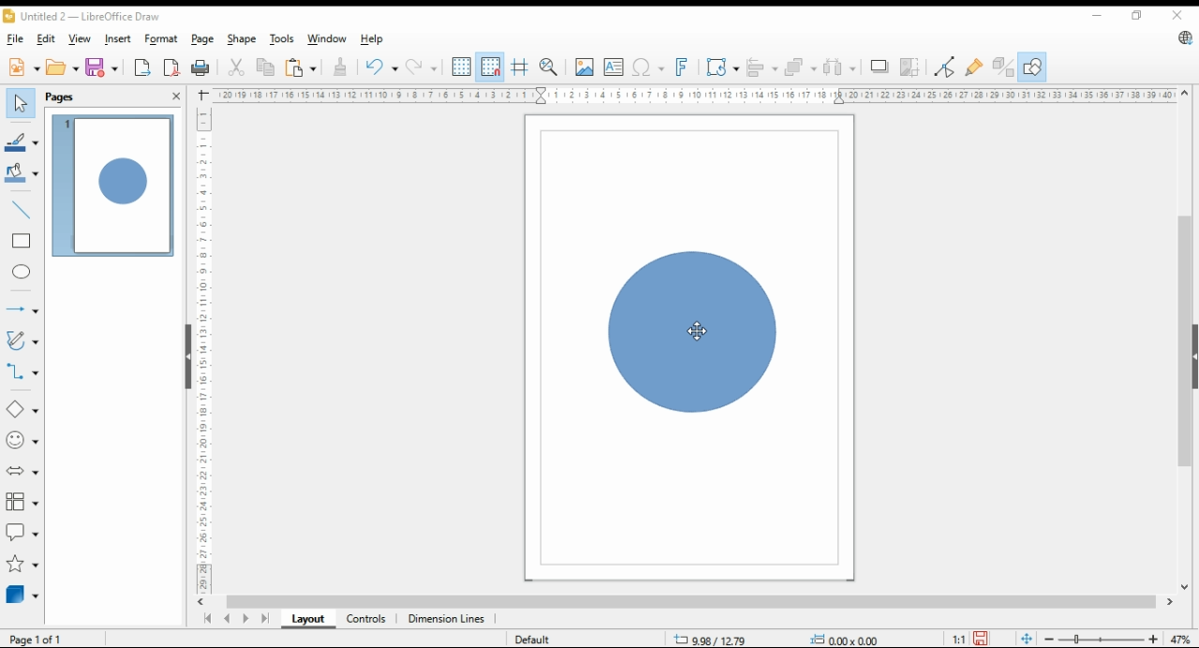 Image resolution: width=1199 pixels, height=648 pixels. What do you see at coordinates (375, 39) in the screenshot?
I see `help` at bounding box center [375, 39].